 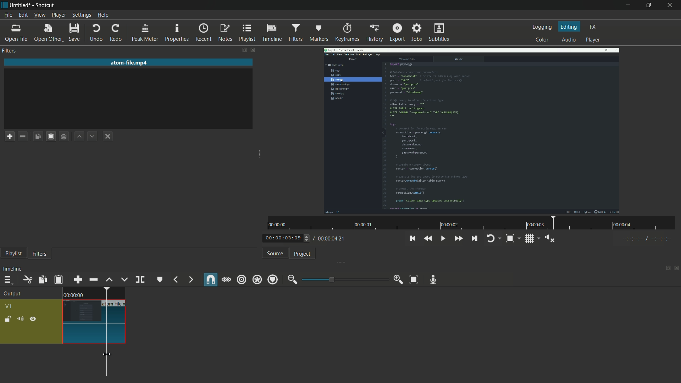 I want to click on open other, so click(x=48, y=33).